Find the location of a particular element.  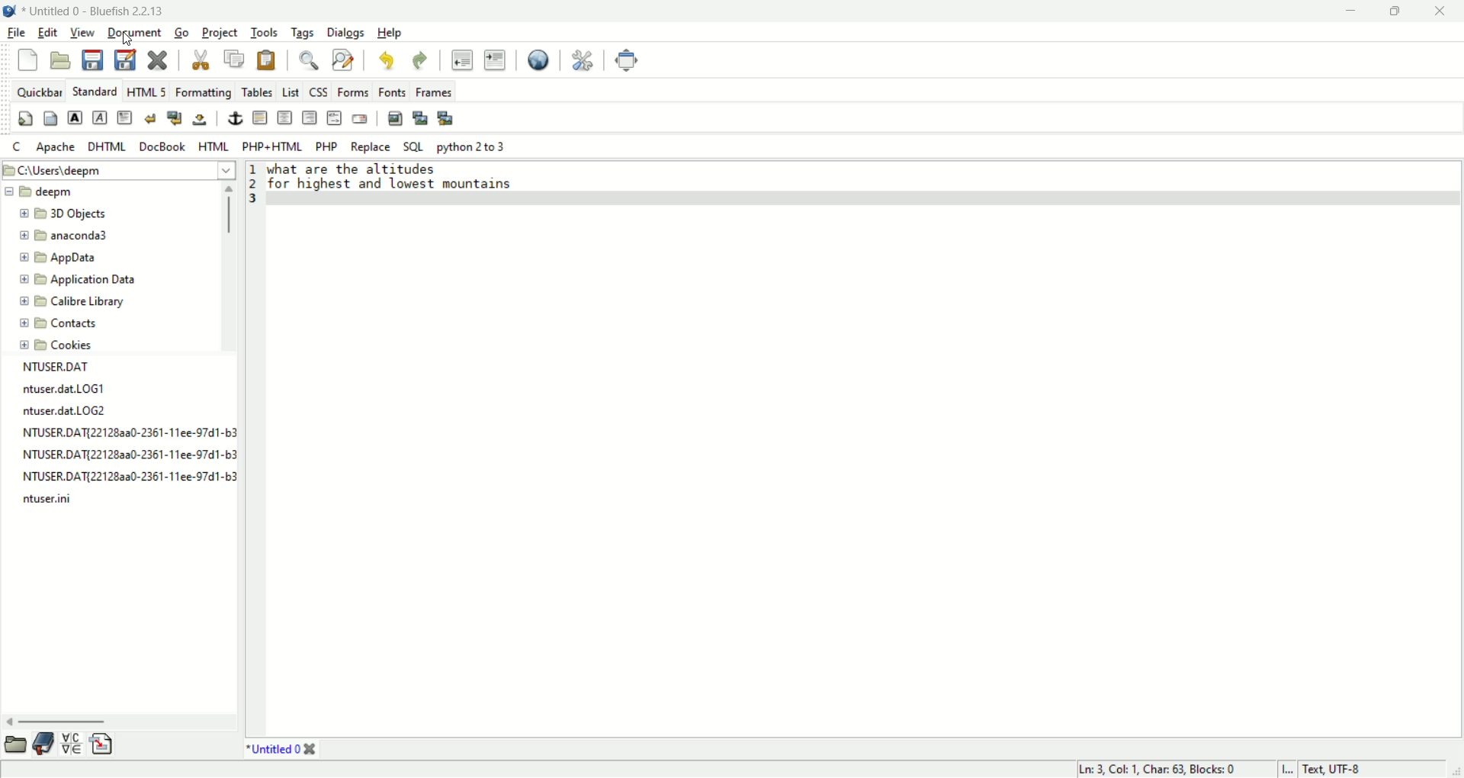

file name is located at coordinates (72, 409).